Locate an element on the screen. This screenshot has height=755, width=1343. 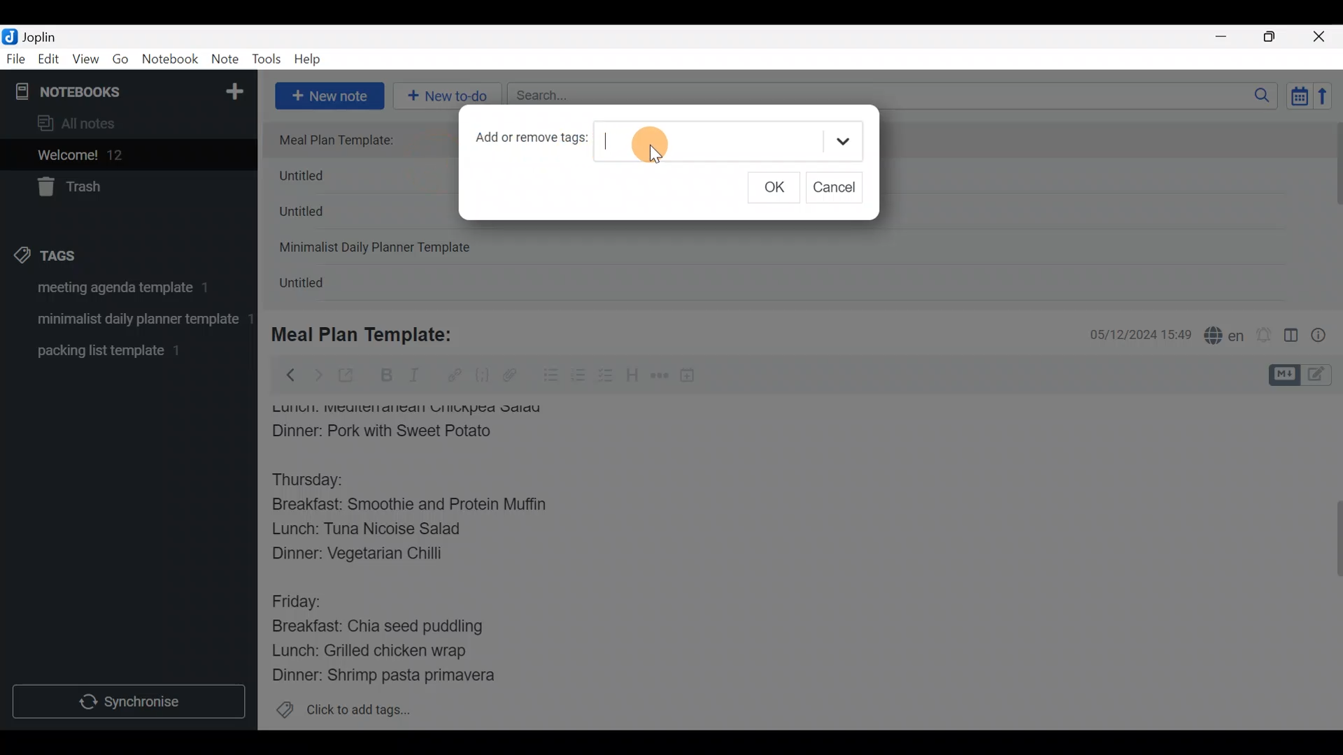
Text field is located at coordinates (727, 139).